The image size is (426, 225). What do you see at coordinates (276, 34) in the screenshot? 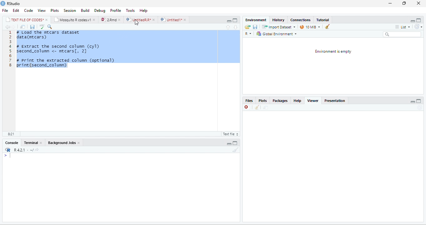
I see `| Global Environment =` at bounding box center [276, 34].